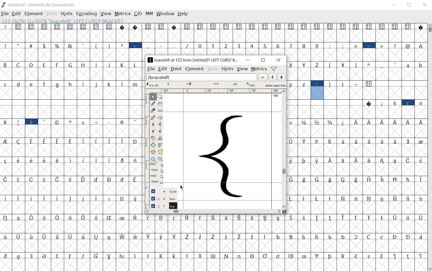  I want to click on file, so click(151, 69).